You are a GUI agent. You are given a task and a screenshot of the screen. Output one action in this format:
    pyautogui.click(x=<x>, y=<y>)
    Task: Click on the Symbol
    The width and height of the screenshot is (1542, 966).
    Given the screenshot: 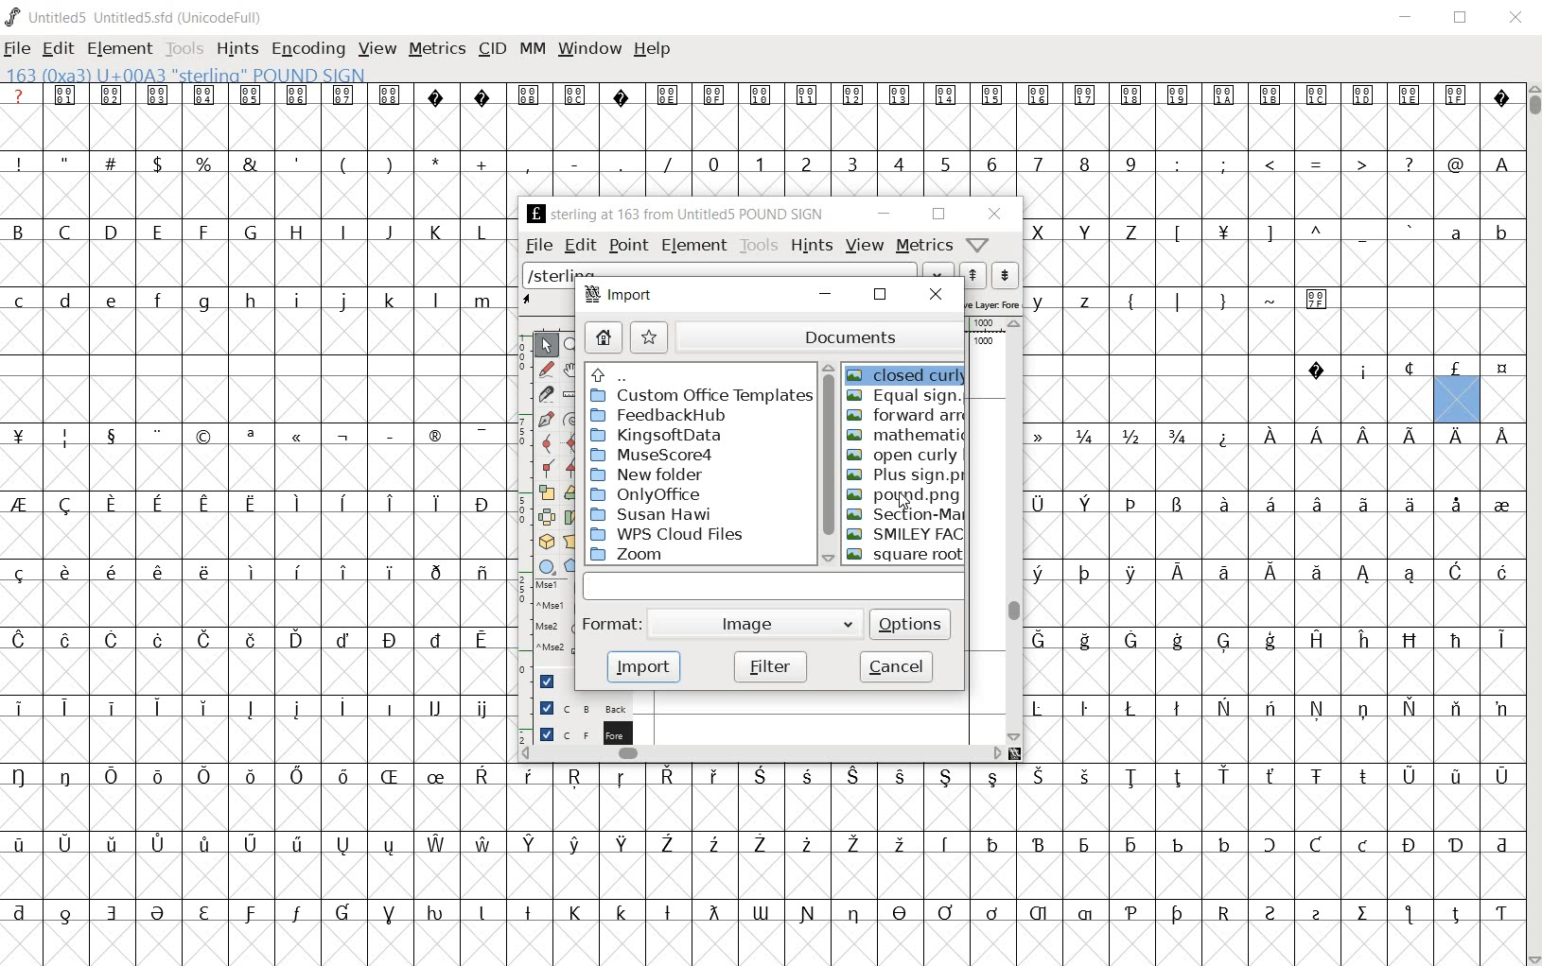 What is the action you would take?
    pyautogui.click(x=1364, y=575)
    